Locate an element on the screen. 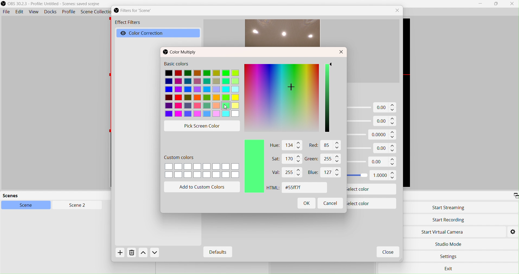 The image size is (519, 274). cursor is located at coordinates (227, 109).